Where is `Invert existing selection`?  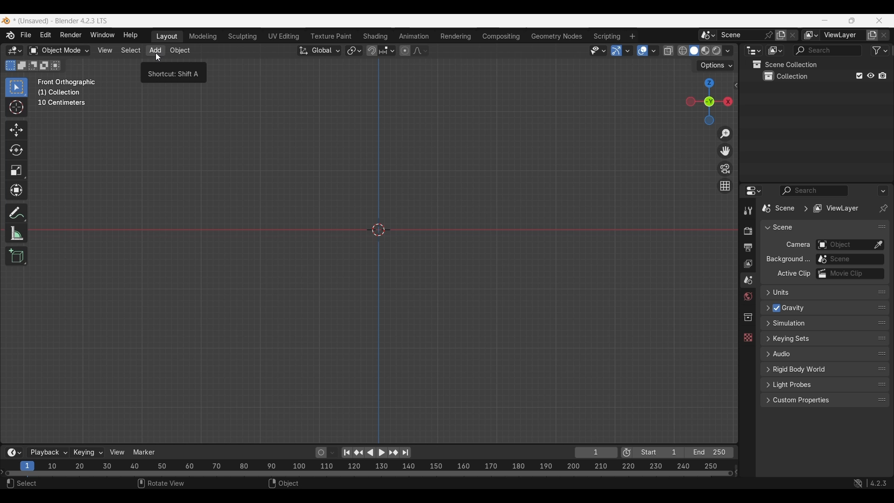 Invert existing selection is located at coordinates (44, 66).